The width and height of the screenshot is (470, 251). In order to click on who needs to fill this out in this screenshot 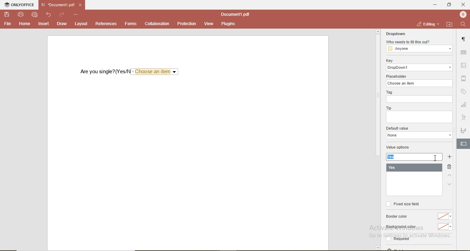, I will do `click(409, 42)`.